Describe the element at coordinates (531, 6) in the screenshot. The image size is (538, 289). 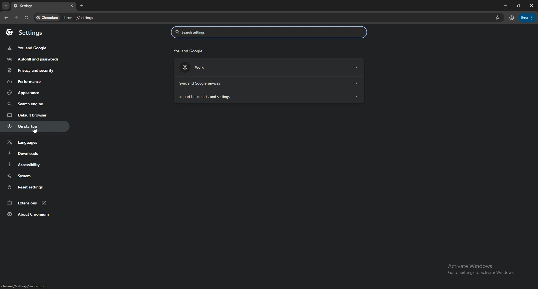
I see `close` at that location.